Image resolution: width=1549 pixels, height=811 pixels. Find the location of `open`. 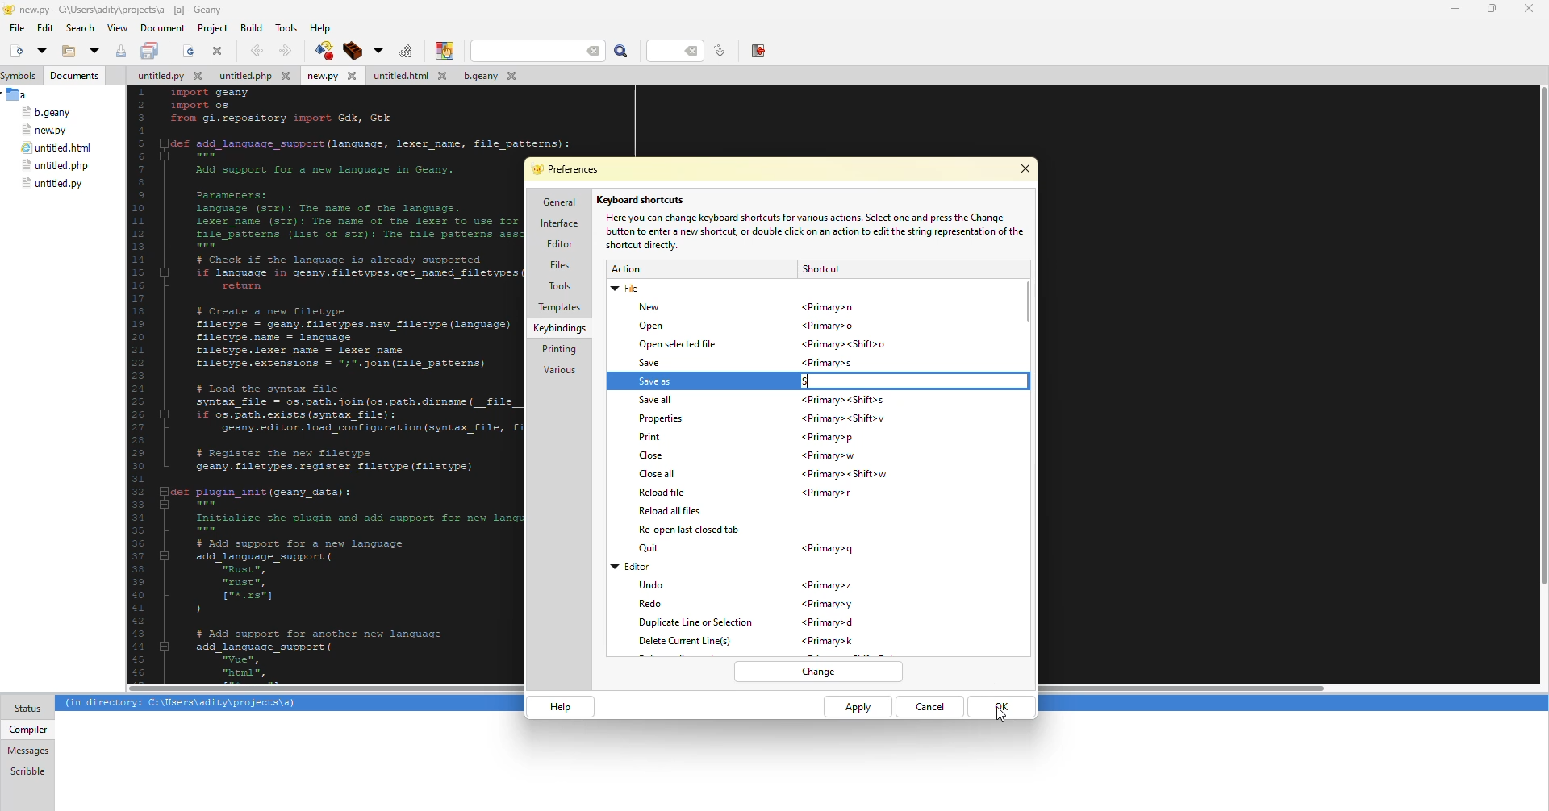

open is located at coordinates (94, 52).